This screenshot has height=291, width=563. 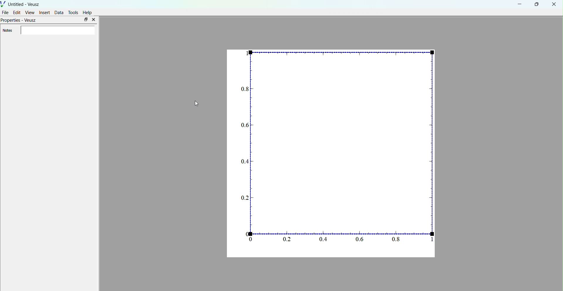 What do you see at coordinates (197, 104) in the screenshot?
I see `cursor` at bounding box center [197, 104].